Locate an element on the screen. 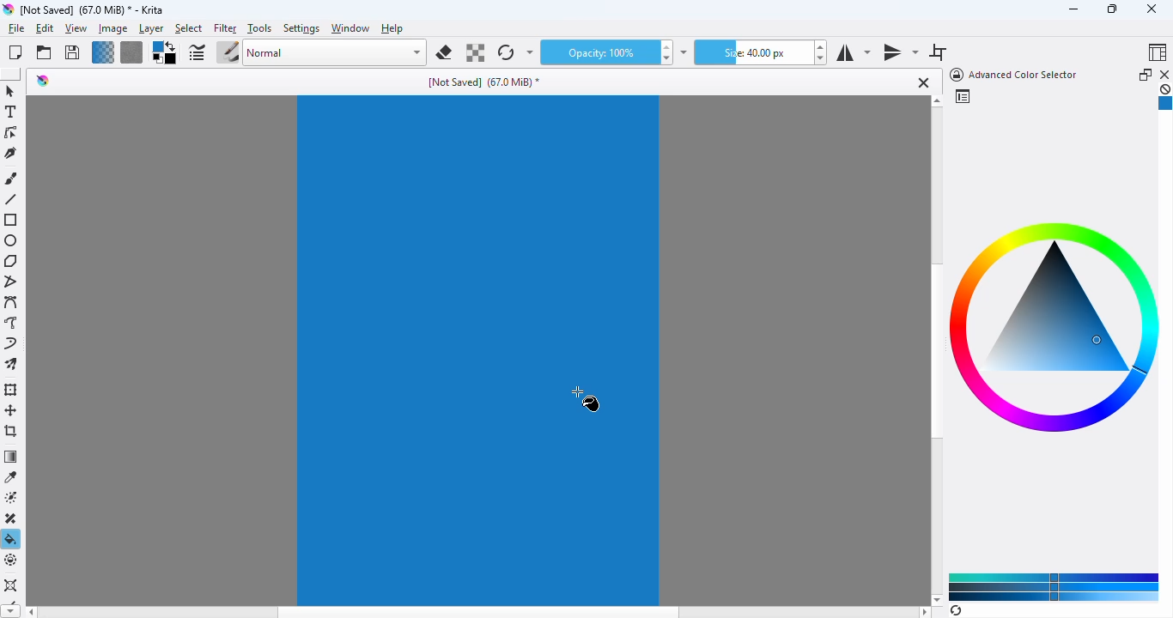 This screenshot has height=618, width=1173. freehand brush tool is located at coordinates (12, 179).